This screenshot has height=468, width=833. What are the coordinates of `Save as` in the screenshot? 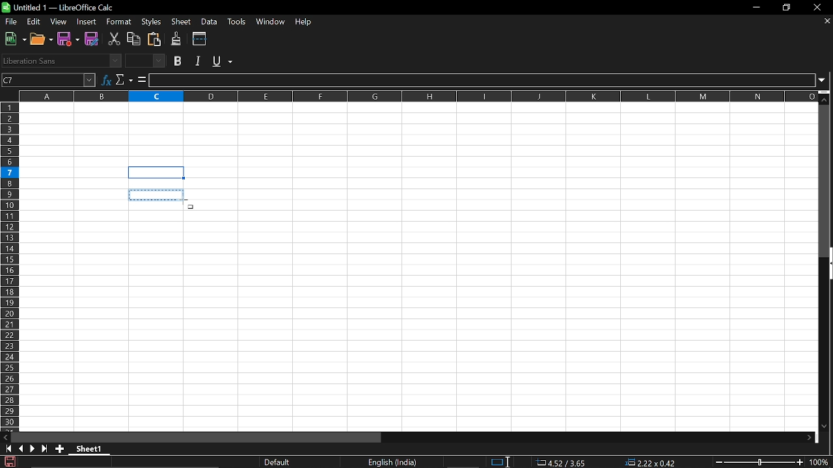 It's located at (92, 40).